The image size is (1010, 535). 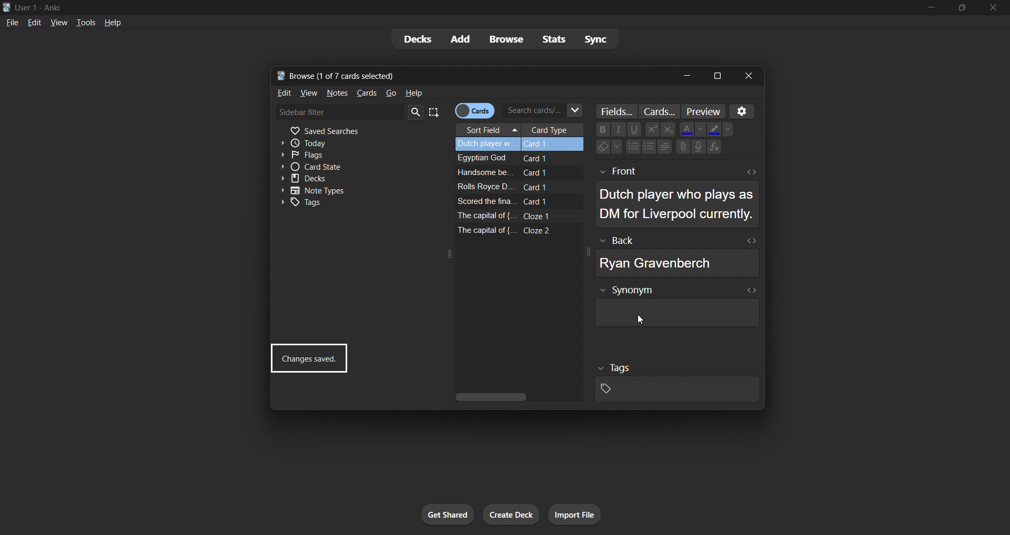 What do you see at coordinates (578, 514) in the screenshot?
I see `import file` at bounding box center [578, 514].